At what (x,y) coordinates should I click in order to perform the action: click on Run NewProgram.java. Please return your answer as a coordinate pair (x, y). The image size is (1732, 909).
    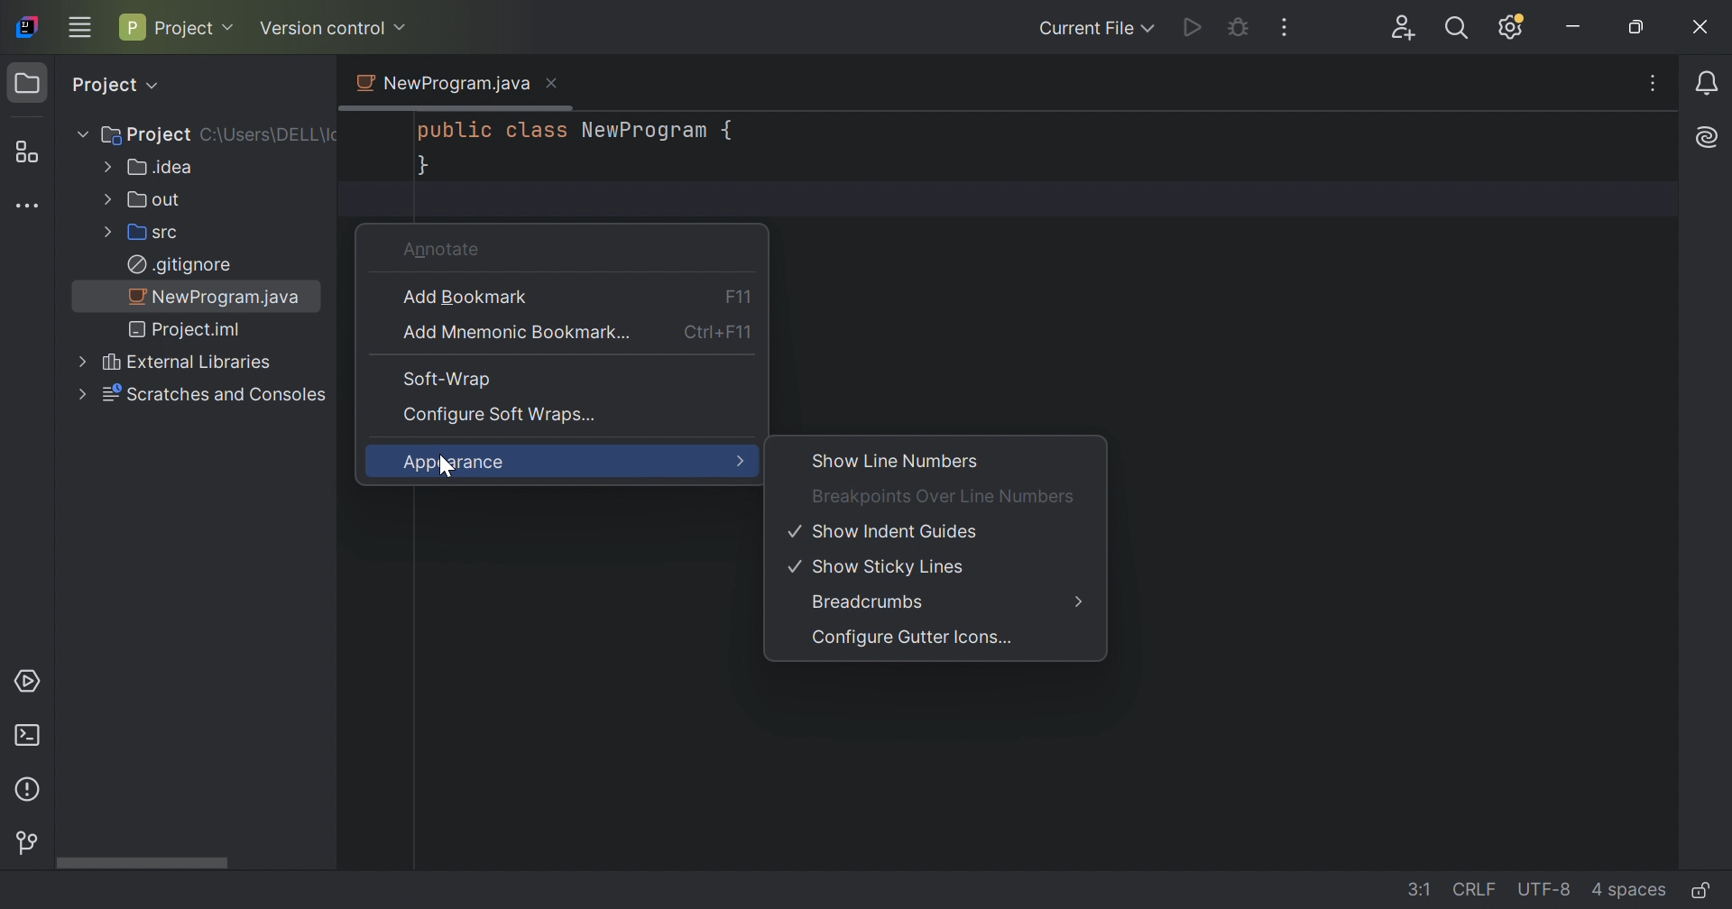
    Looking at the image, I should click on (1193, 29).